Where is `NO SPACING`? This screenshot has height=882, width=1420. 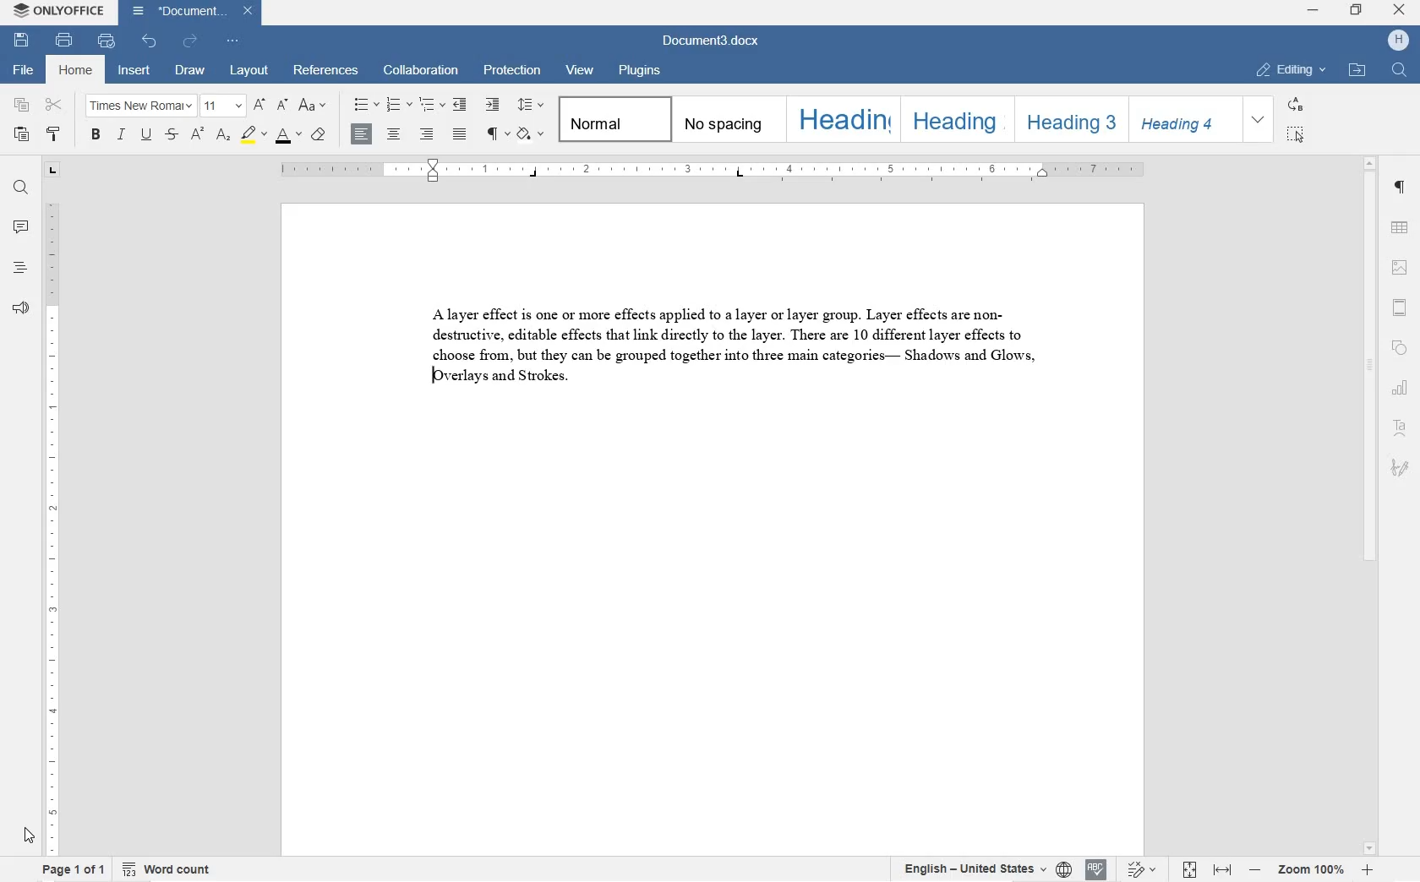
NO SPACING is located at coordinates (724, 120).